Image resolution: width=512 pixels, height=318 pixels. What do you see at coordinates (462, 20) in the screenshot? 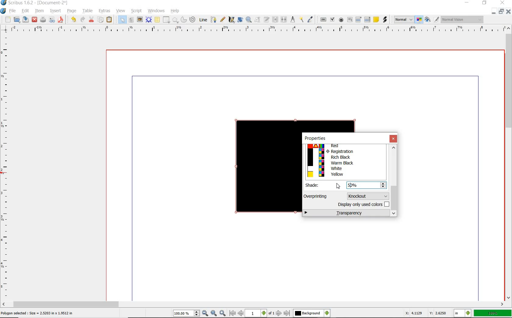
I see `Visual appearance of the display` at bounding box center [462, 20].